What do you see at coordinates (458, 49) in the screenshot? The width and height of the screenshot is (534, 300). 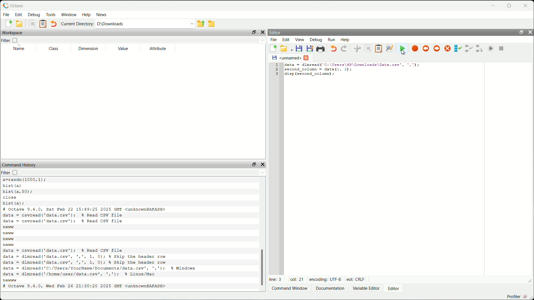 I see `step` at bounding box center [458, 49].